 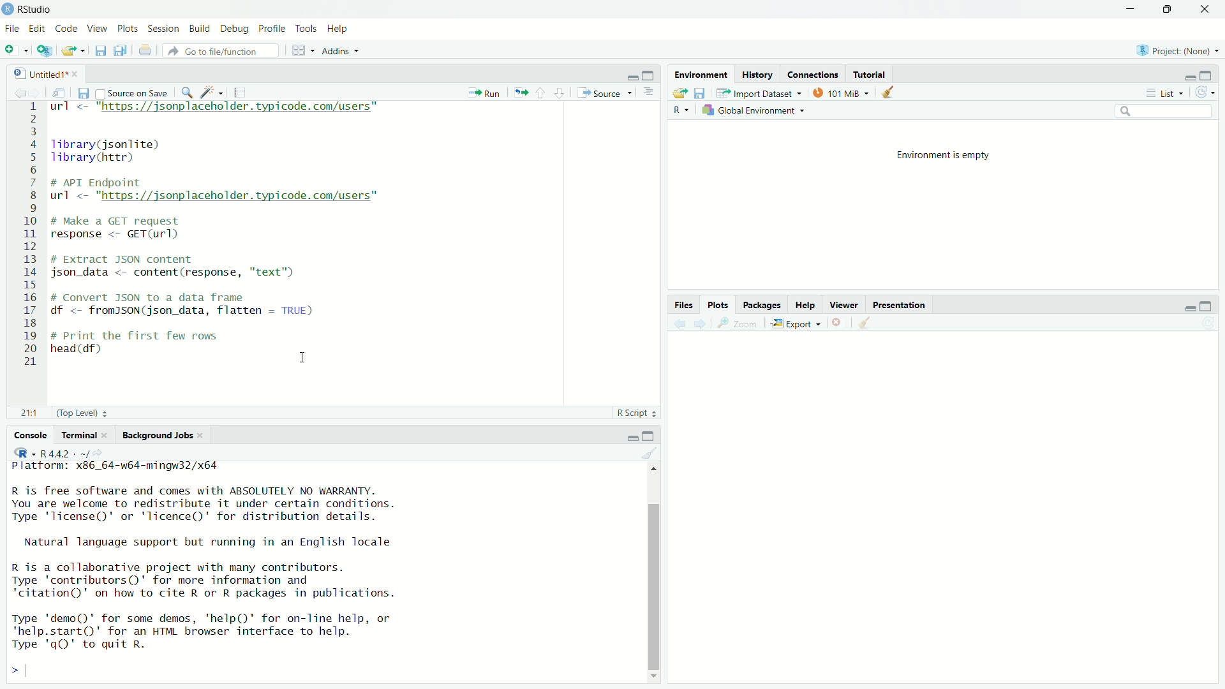 I want to click on Import Dataset , so click(x=760, y=93).